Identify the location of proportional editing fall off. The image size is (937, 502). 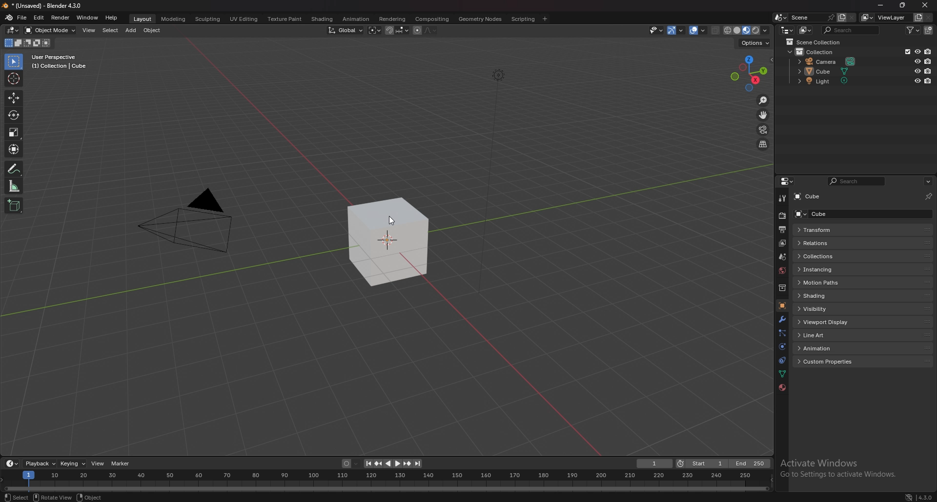
(430, 30).